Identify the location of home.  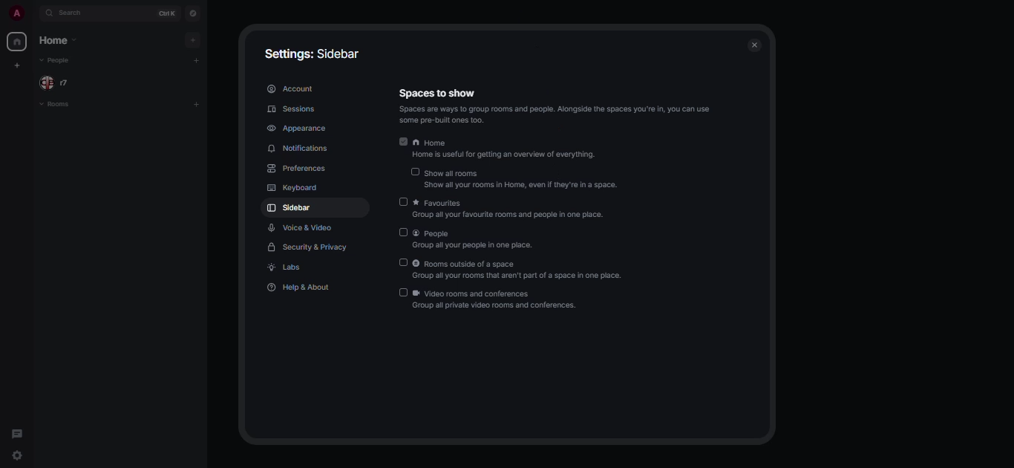
(16, 41).